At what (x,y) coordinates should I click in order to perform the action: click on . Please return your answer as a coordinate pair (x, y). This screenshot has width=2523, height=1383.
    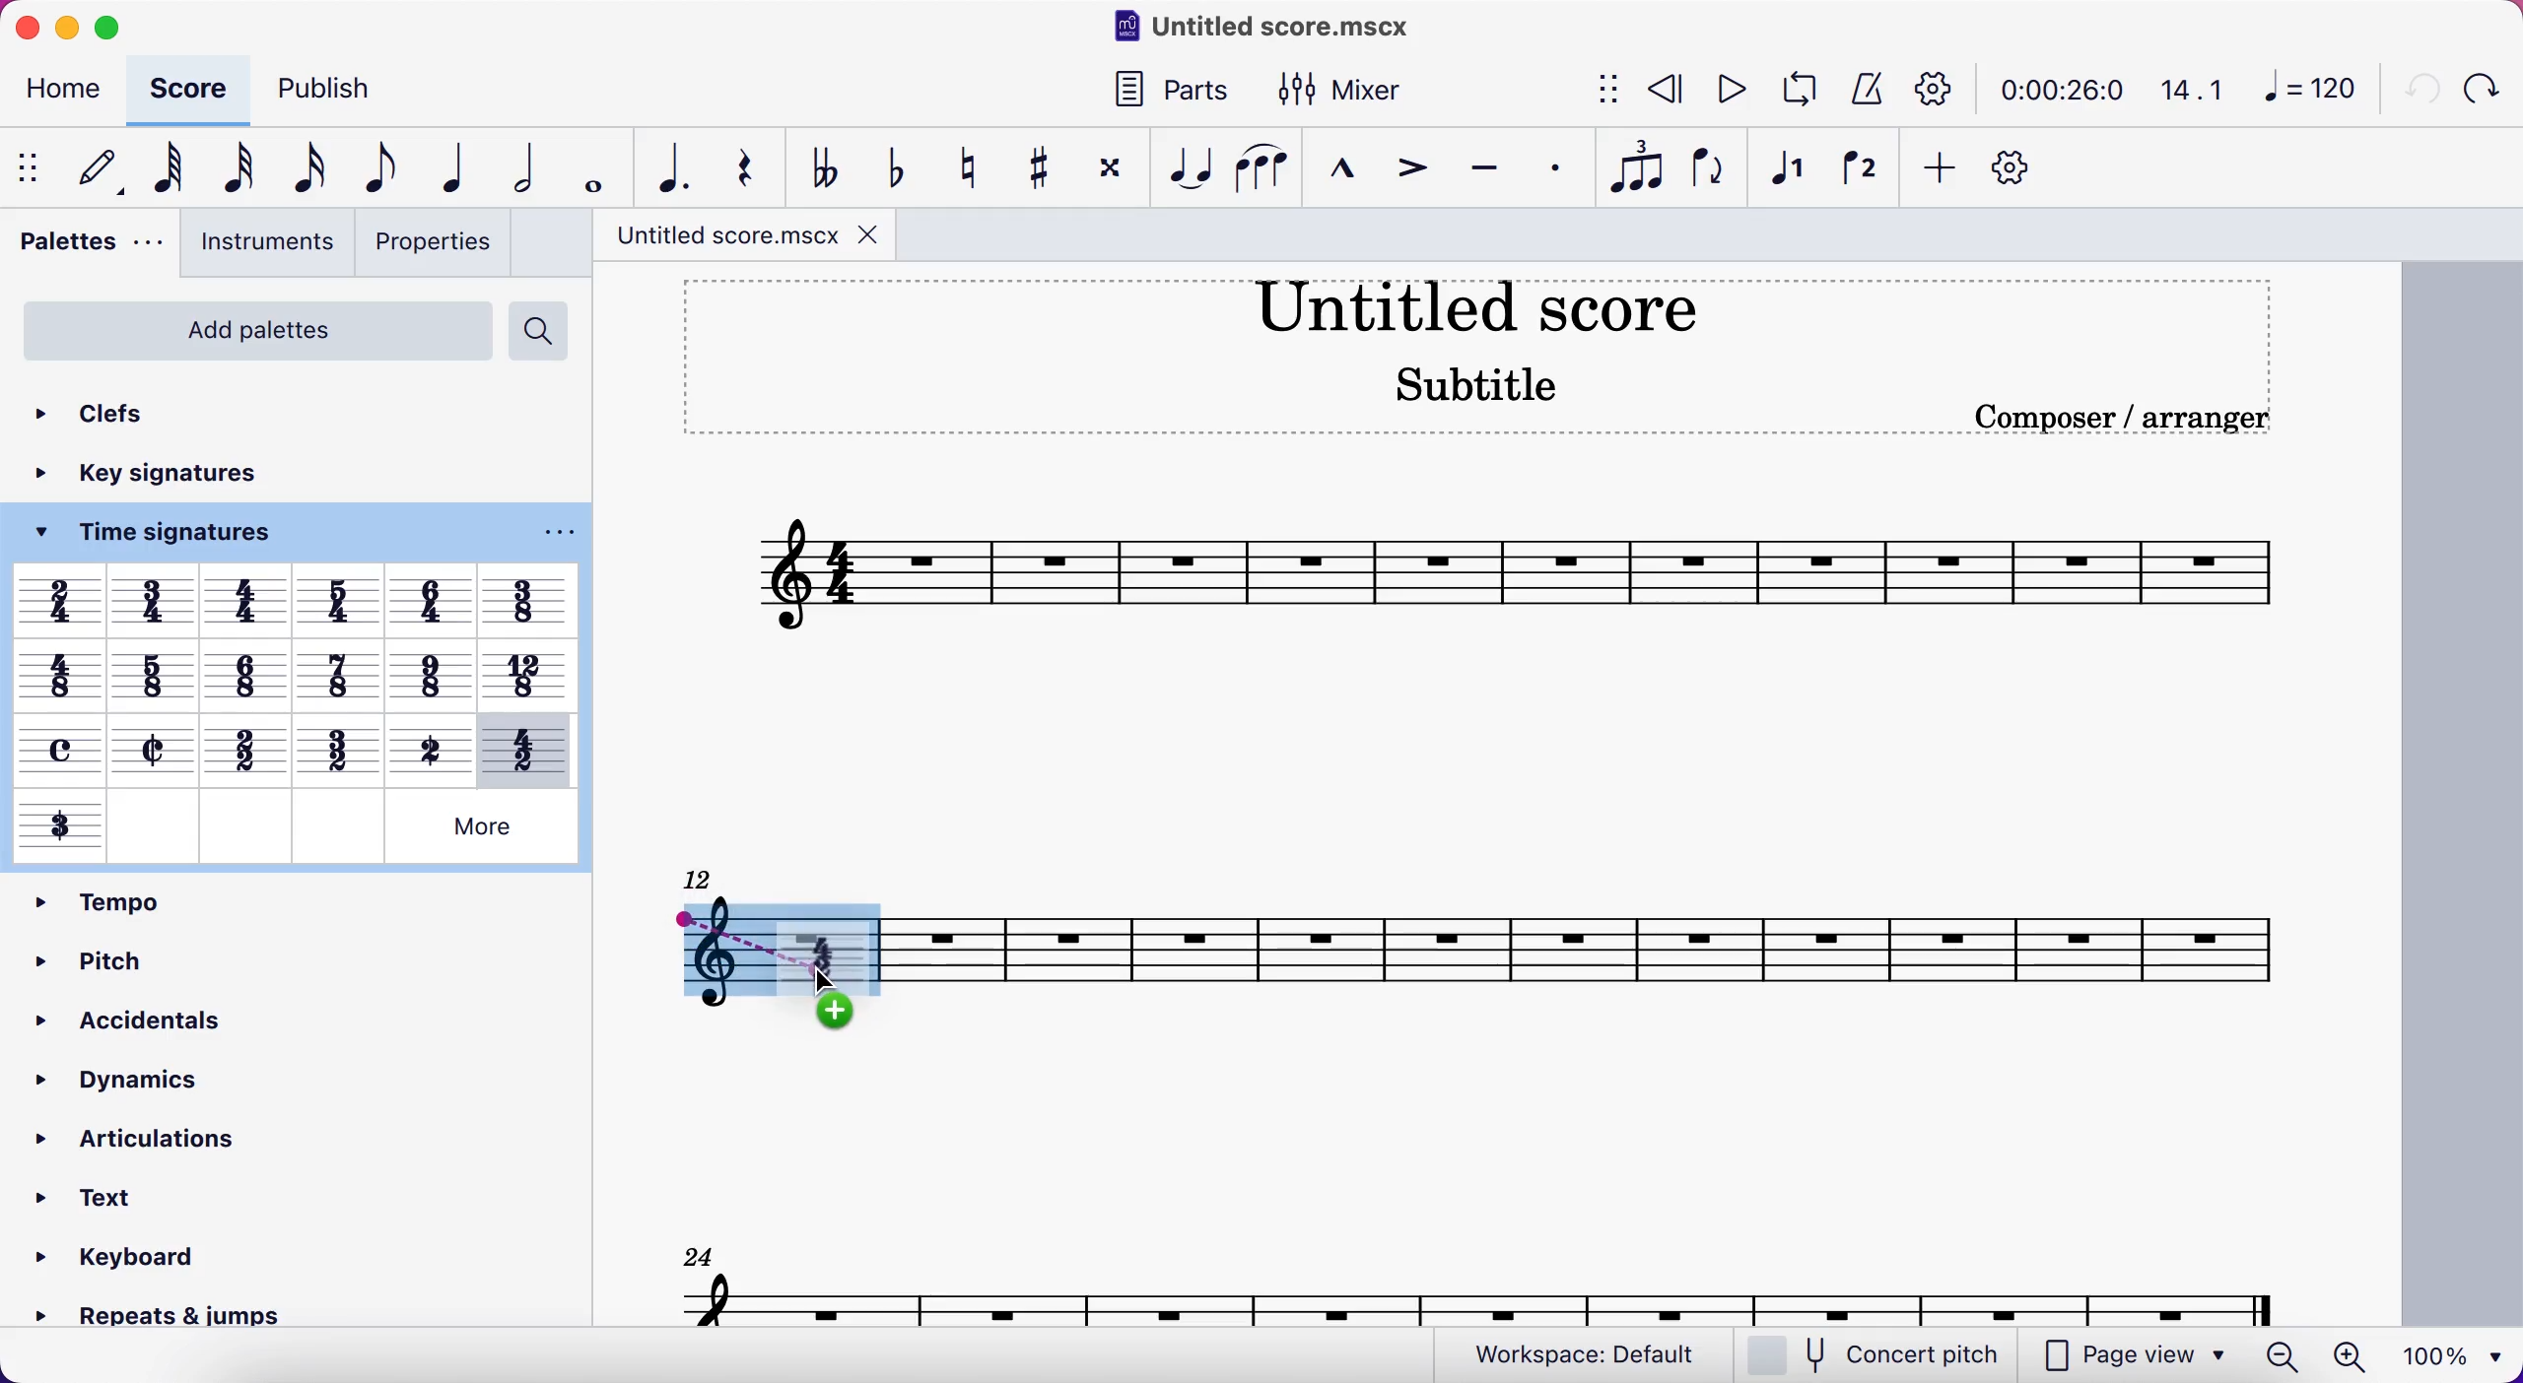
    Looking at the image, I should click on (62, 826).